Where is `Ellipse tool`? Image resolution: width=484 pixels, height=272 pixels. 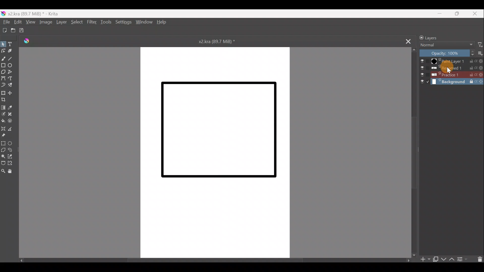 Ellipse tool is located at coordinates (12, 66).